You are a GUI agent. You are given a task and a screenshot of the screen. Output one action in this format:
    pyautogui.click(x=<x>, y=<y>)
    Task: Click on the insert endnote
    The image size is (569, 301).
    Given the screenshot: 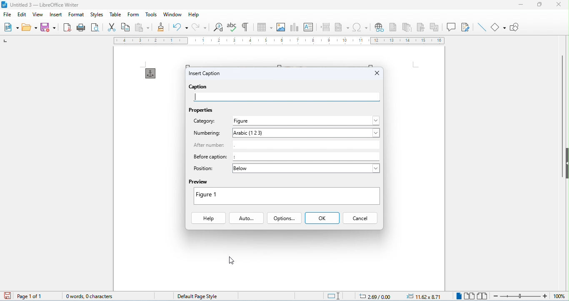 What is the action you would take?
    pyautogui.click(x=409, y=28)
    